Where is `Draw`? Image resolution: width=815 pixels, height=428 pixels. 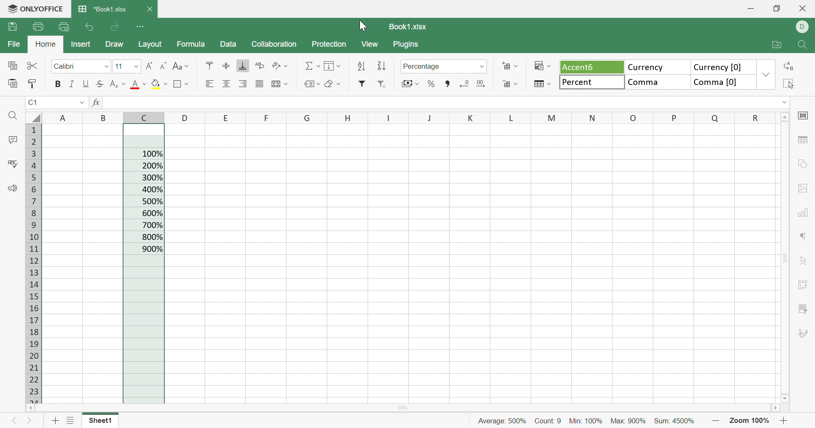
Draw is located at coordinates (114, 43).